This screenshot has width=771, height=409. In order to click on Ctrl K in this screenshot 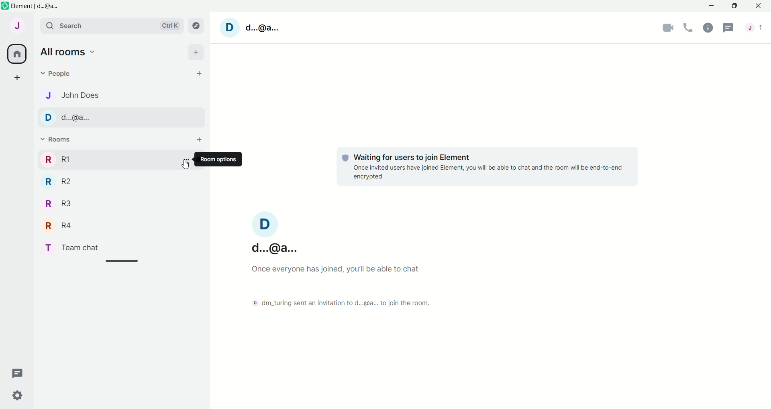, I will do `click(167, 25)`.